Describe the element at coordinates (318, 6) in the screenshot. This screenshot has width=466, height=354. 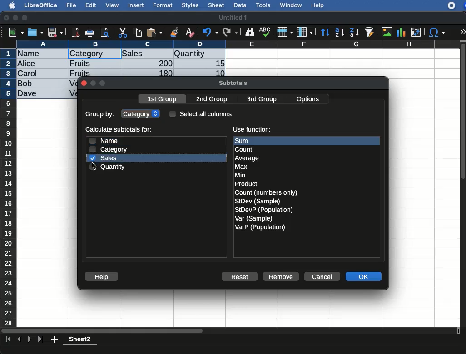
I see `help` at that location.